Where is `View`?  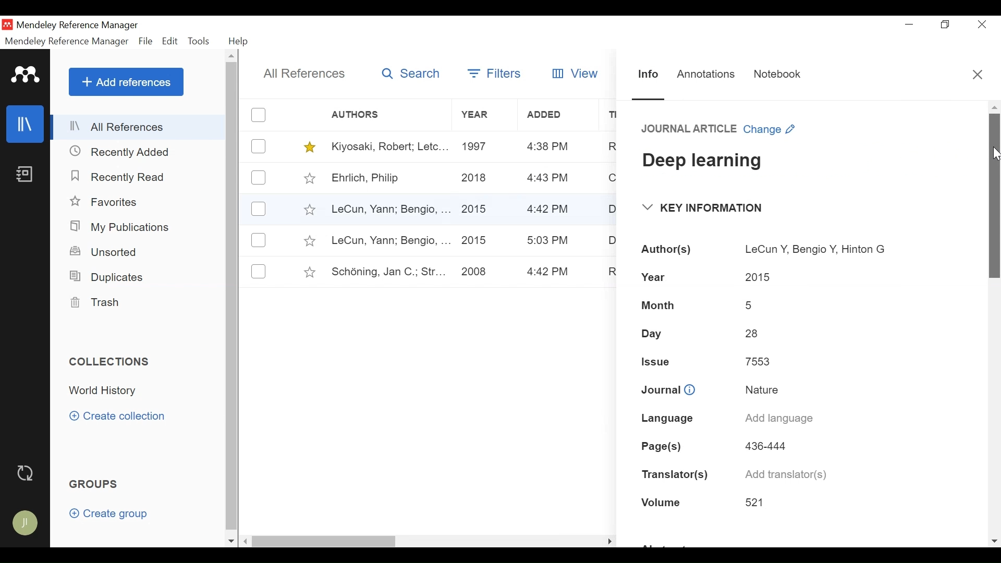 View is located at coordinates (572, 74).